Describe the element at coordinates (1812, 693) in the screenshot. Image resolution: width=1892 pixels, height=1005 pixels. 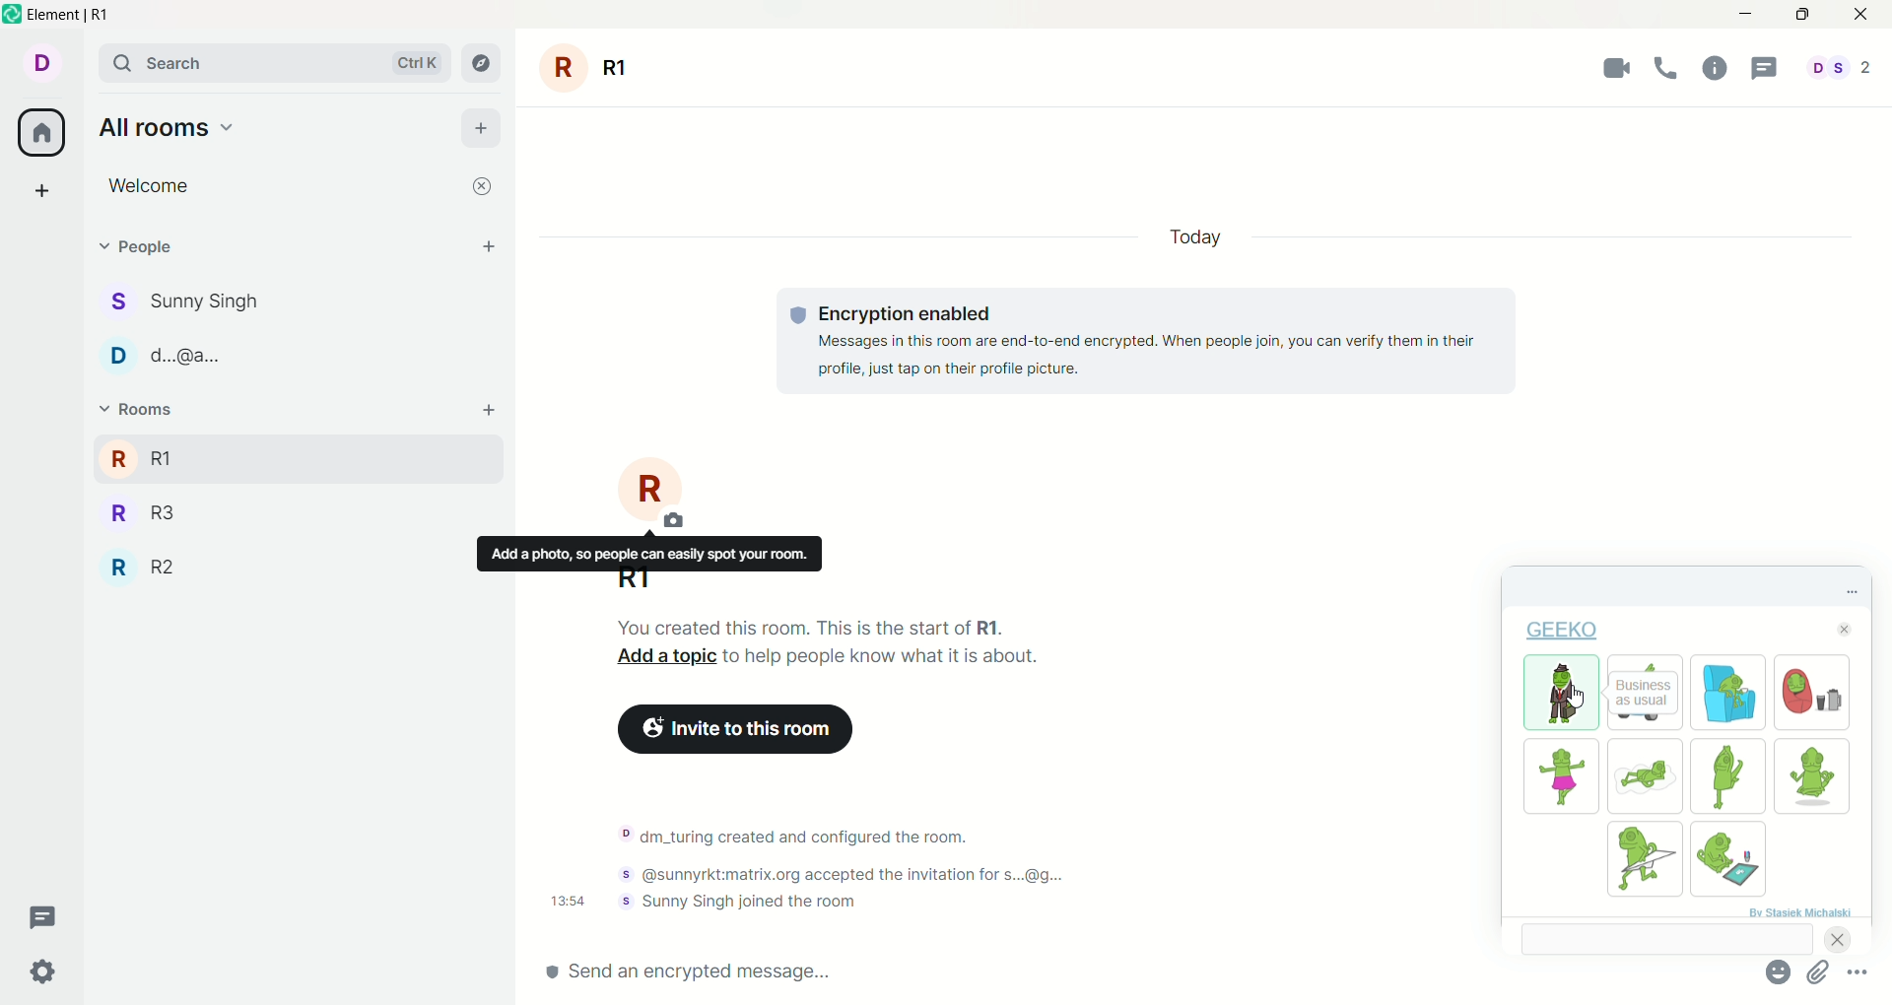
I see `Geeko cozy sticker` at that location.